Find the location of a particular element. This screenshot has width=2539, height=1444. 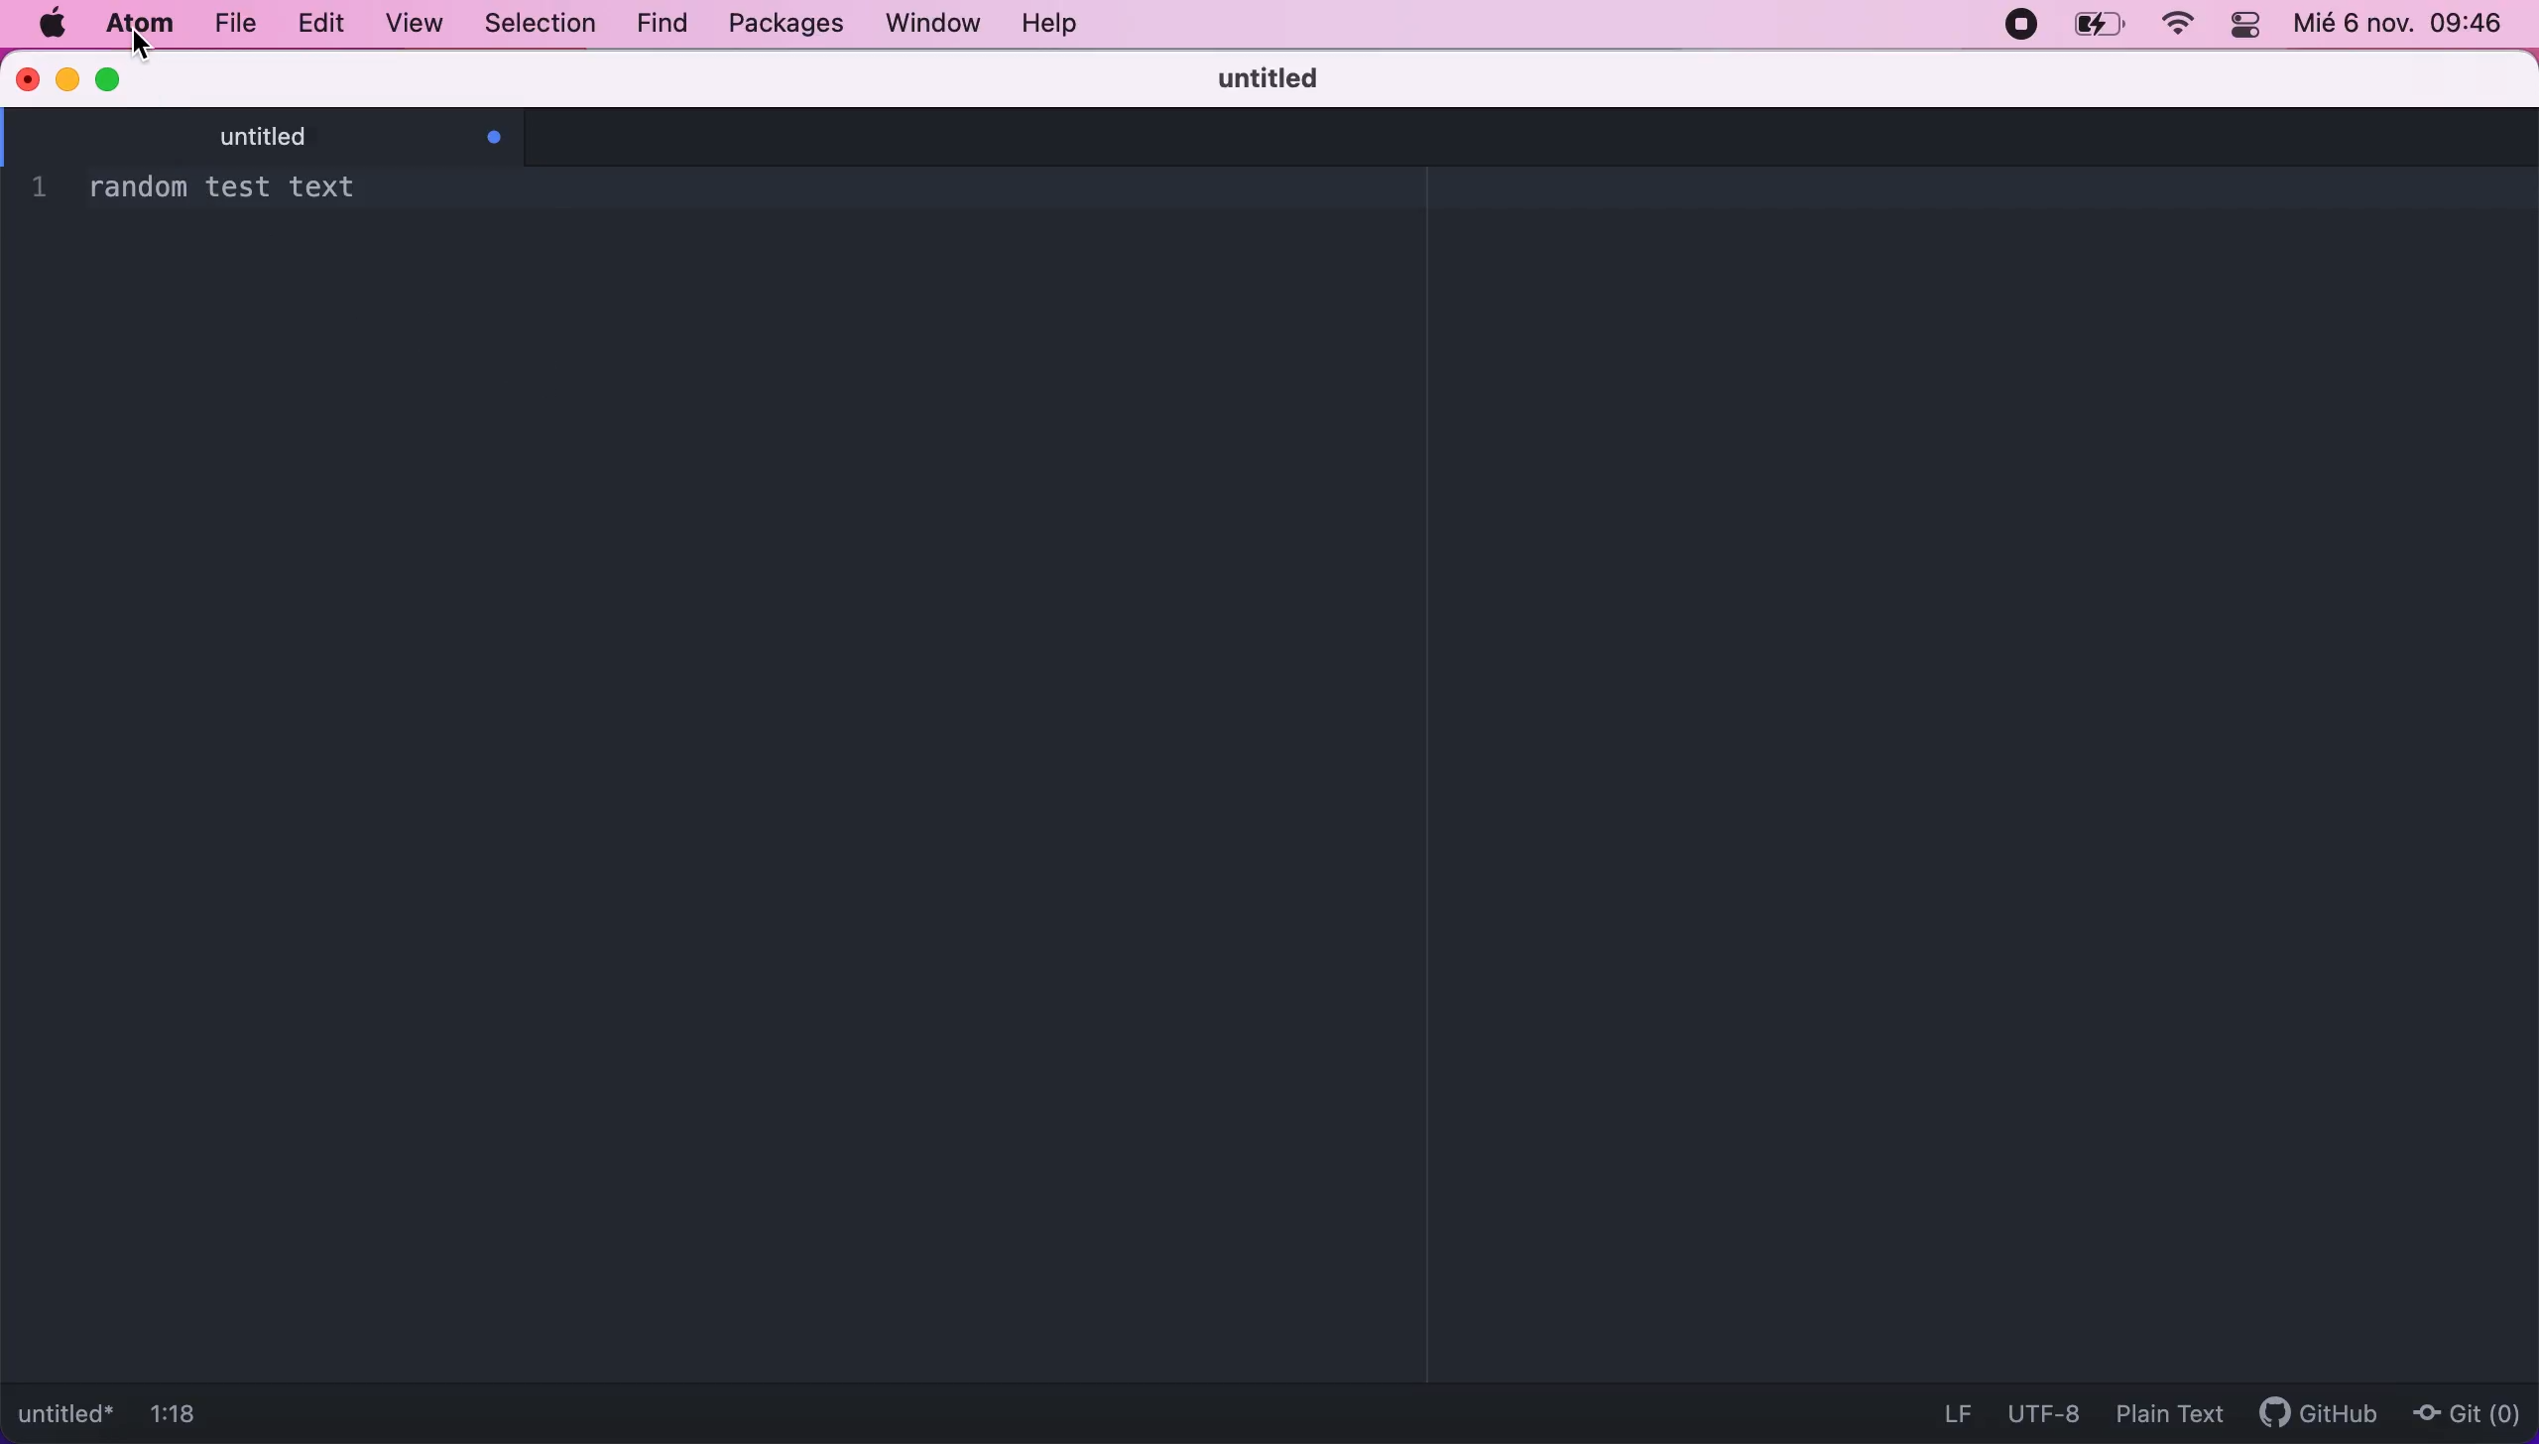

battery is located at coordinates (2101, 25).